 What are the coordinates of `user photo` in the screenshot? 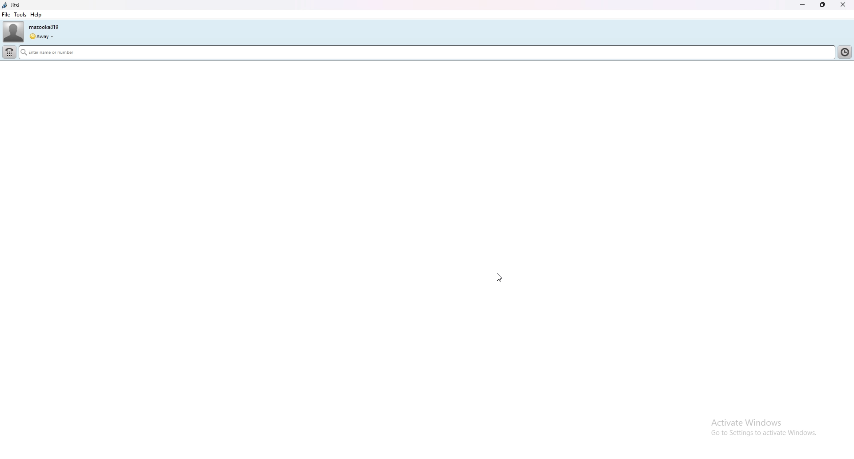 It's located at (13, 32).